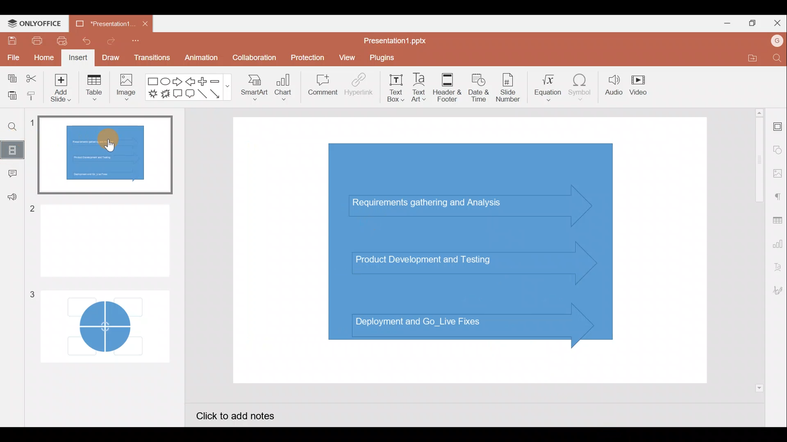  What do you see at coordinates (421, 88) in the screenshot?
I see `Text Art` at bounding box center [421, 88].